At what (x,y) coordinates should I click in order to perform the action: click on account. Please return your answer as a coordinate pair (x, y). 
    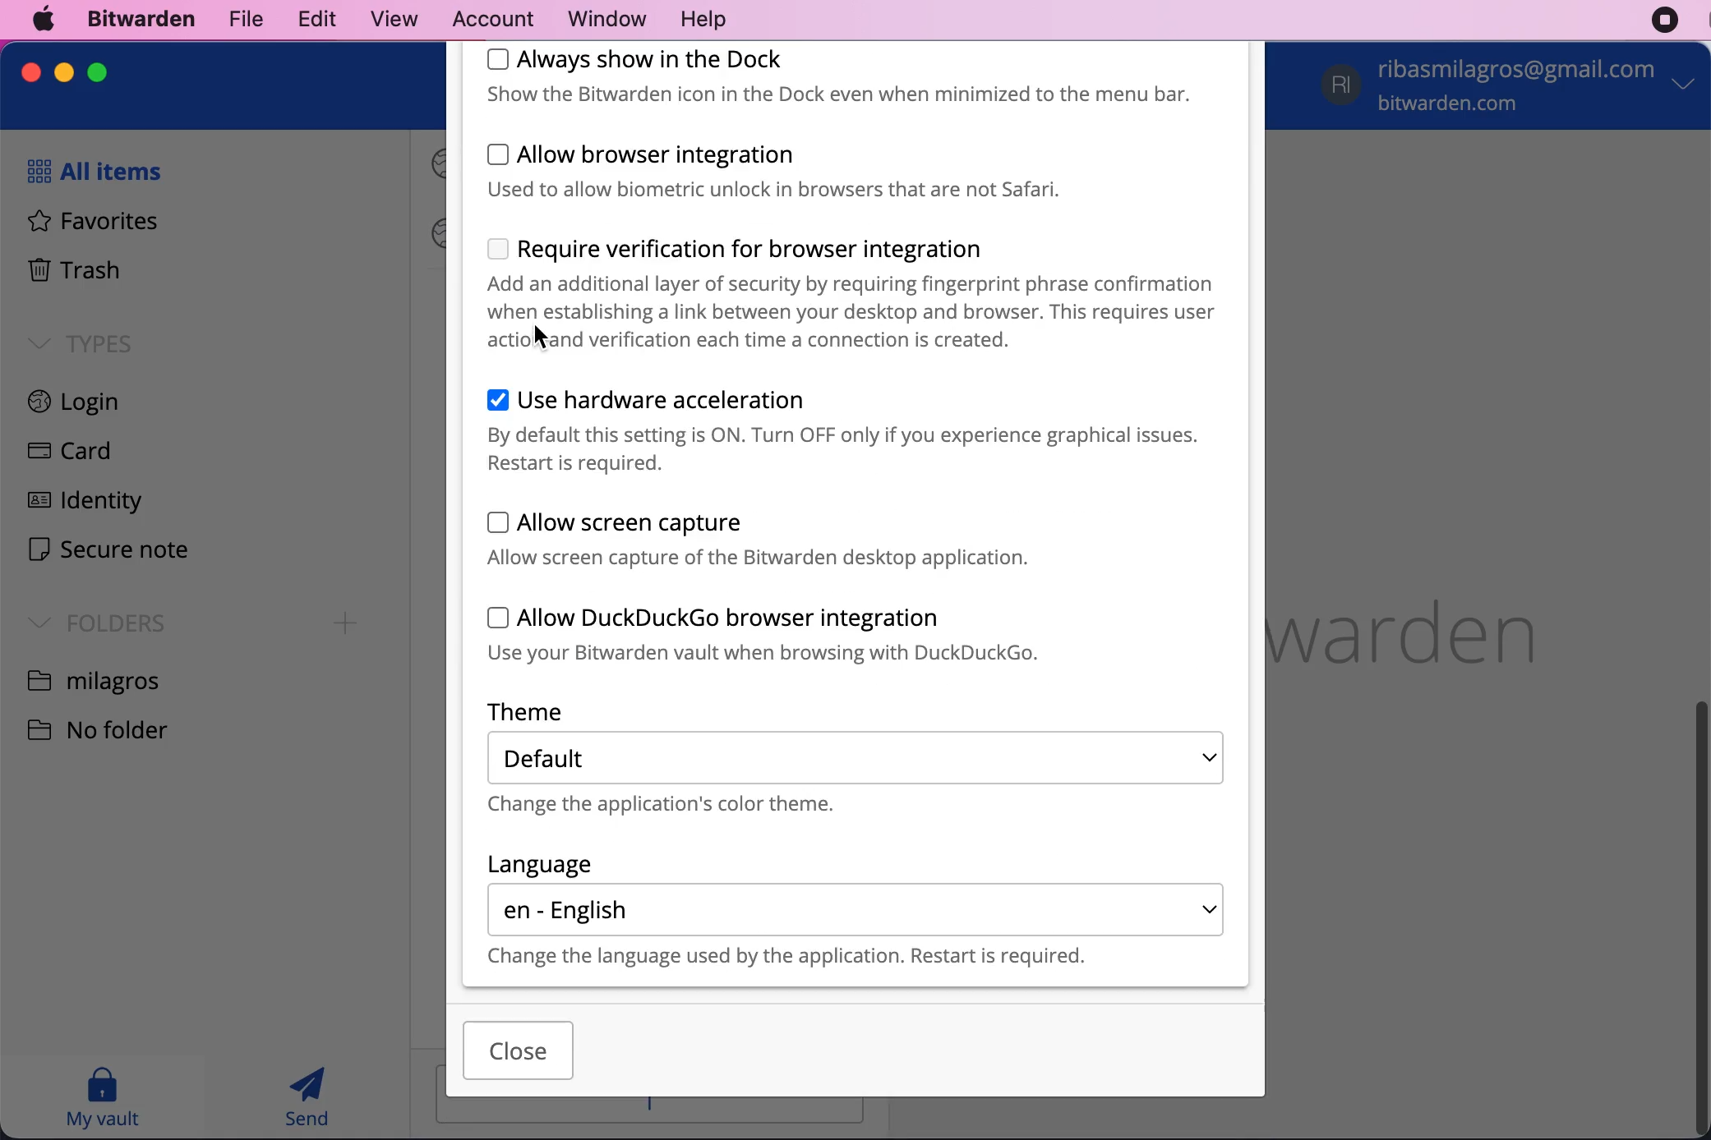
    Looking at the image, I should click on (487, 17).